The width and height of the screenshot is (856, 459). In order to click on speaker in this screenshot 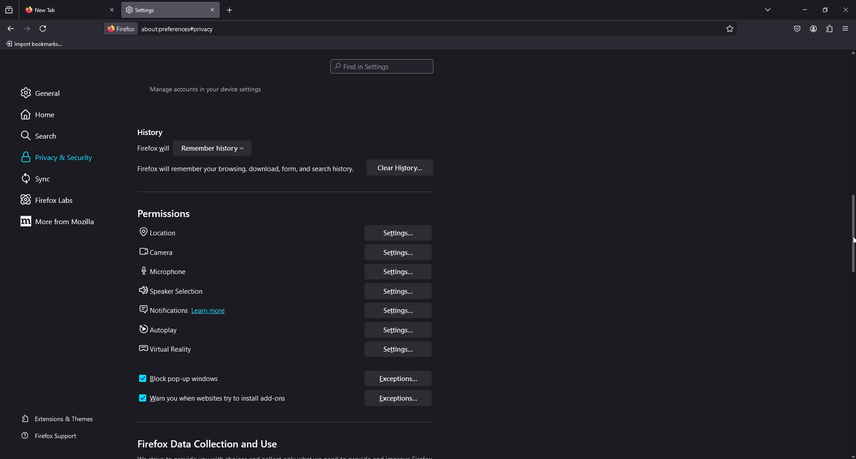, I will do `click(174, 291)`.